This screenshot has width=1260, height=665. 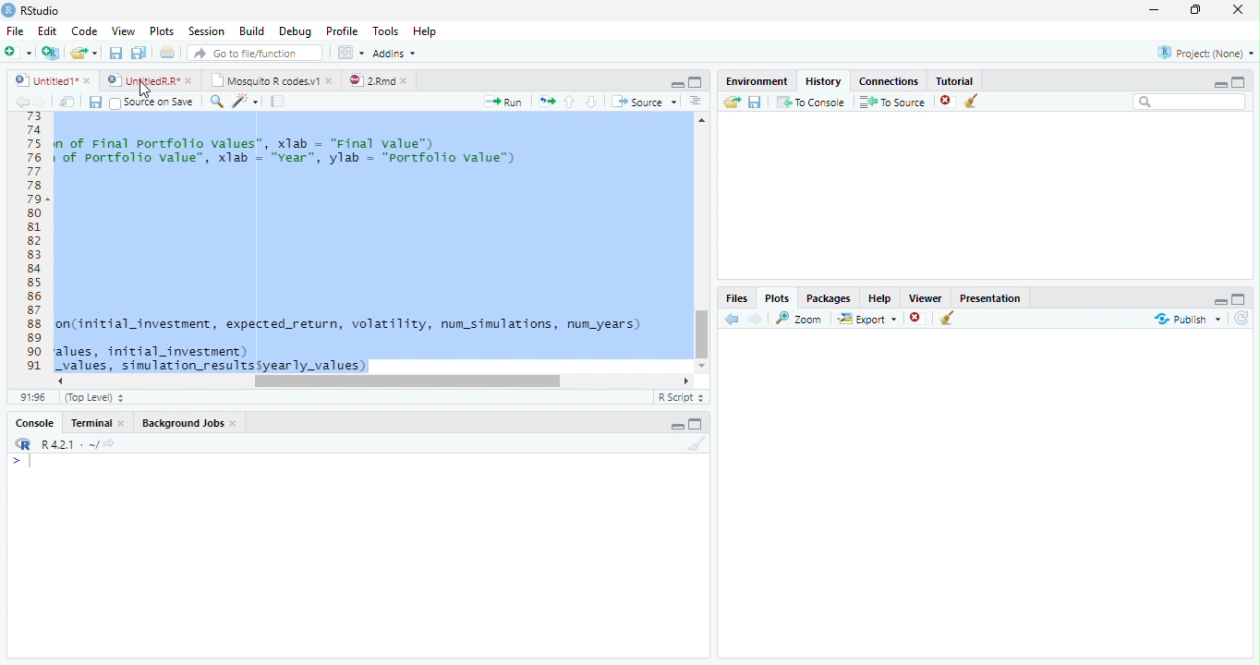 What do you see at coordinates (143, 90) in the screenshot?
I see `Mouse Cursor` at bounding box center [143, 90].